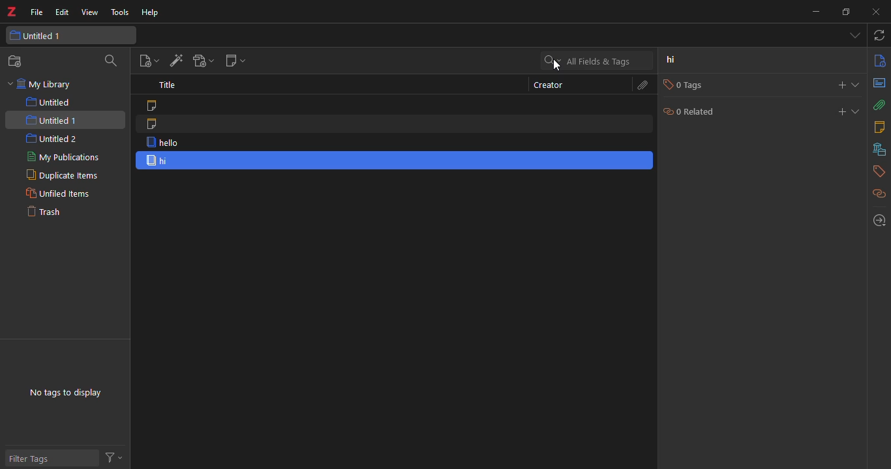  Describe the element at coordinates (41, 85) in the screenshot. I see `my library` at that location.